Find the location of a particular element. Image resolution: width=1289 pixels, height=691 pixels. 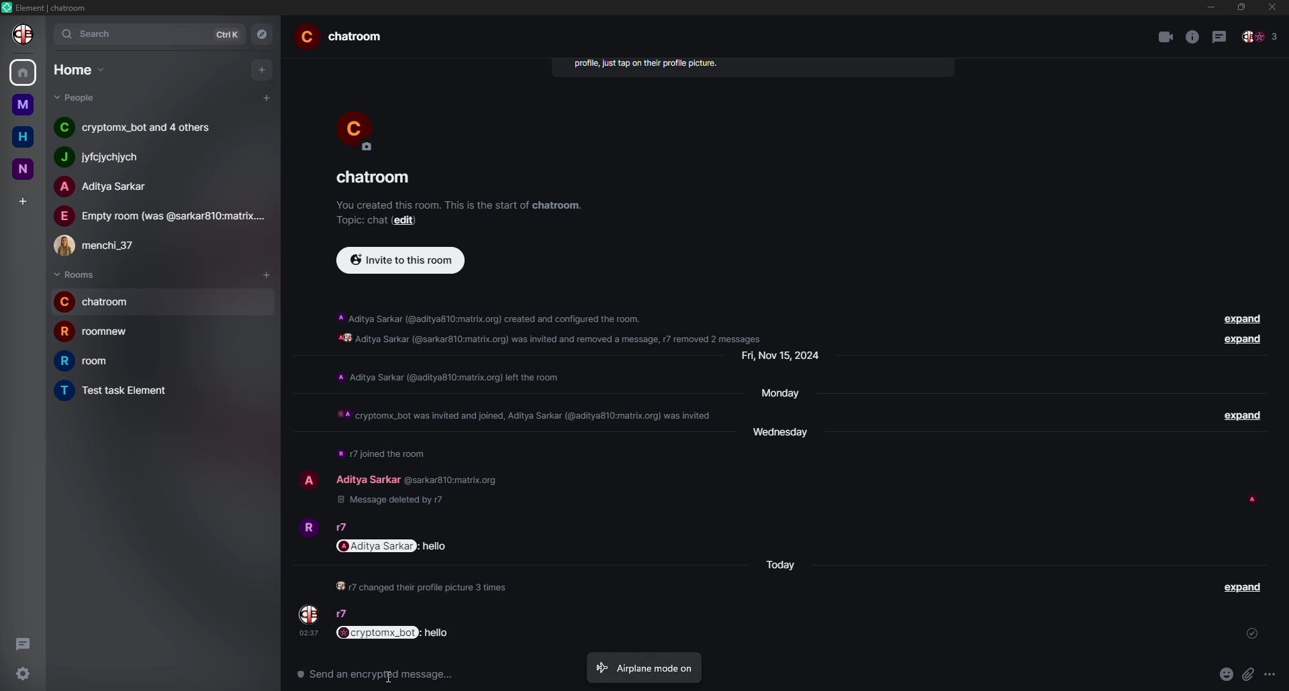

max is located at coordinates (1241, 8).